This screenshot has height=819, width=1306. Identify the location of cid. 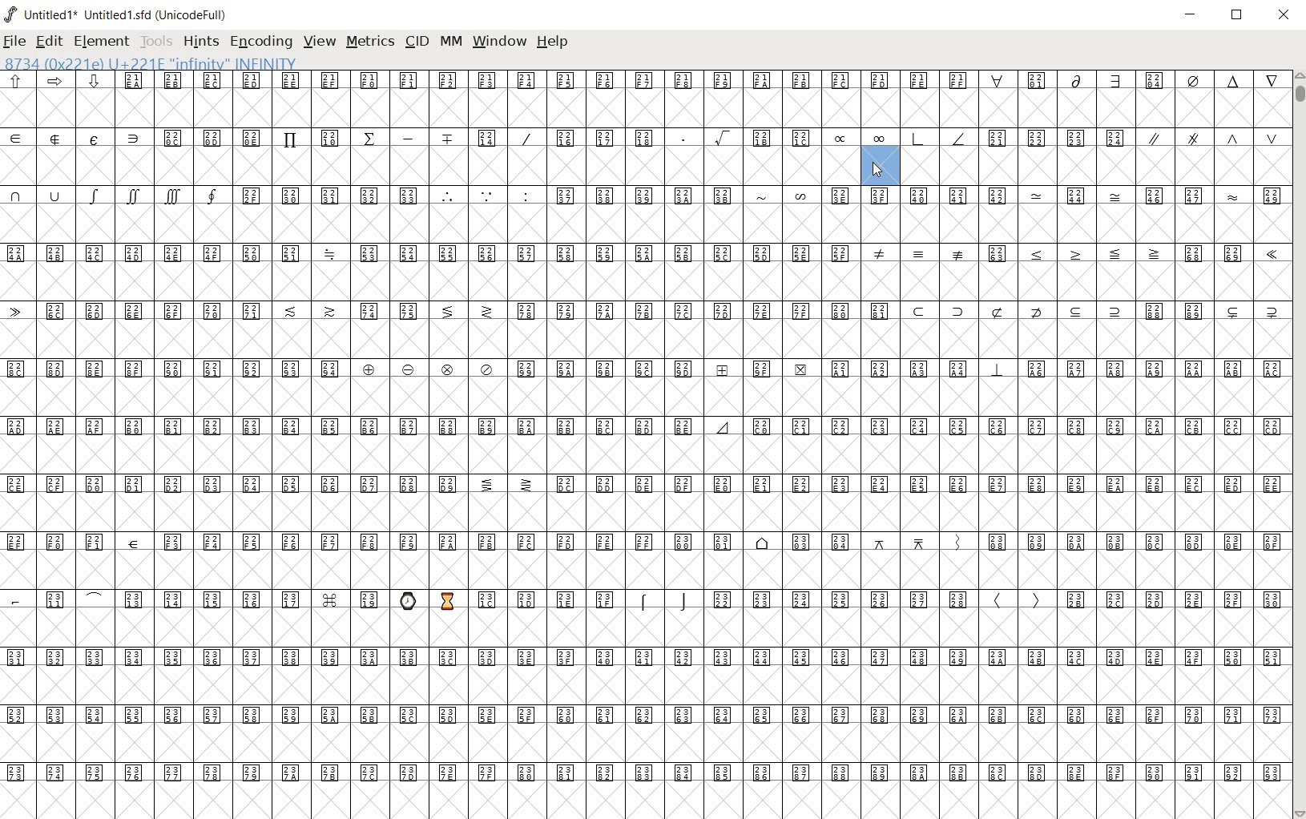
(417, 42).